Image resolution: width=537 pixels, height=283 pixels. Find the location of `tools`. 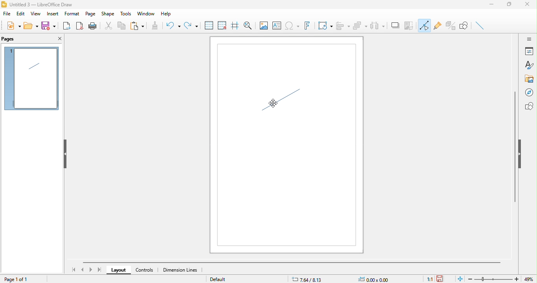

tools is located at coordinates (124, 13).